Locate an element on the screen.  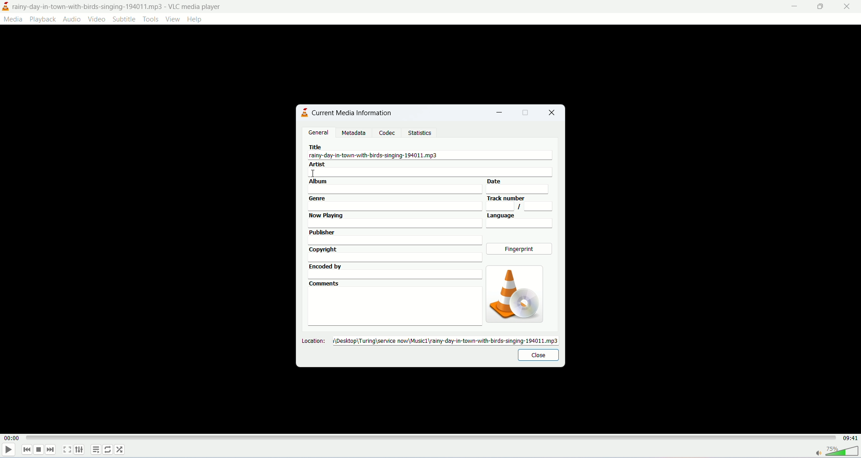
language is located at coordinates (521, 221).